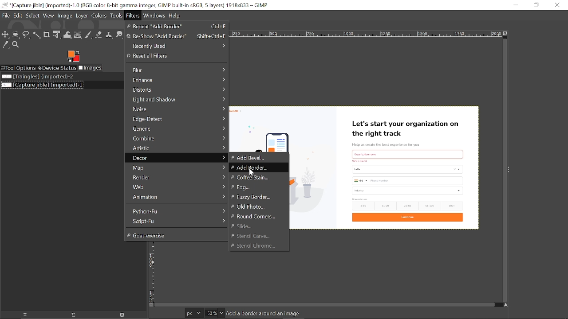  Describe the element at coordinates (174, 16) in the screenshot. I see `Help` at that location.